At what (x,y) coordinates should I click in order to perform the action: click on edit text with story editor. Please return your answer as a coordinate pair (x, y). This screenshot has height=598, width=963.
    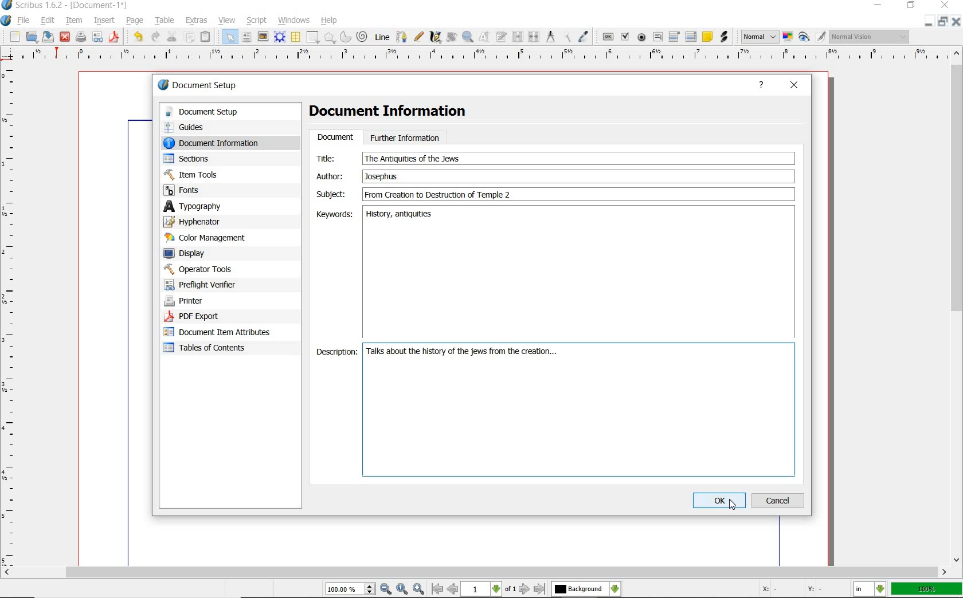
    Looking at the image, I should click on (502, 38).